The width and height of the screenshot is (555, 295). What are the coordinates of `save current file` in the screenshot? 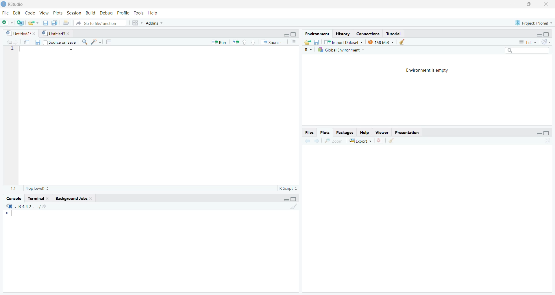 It's located at (45, 22).